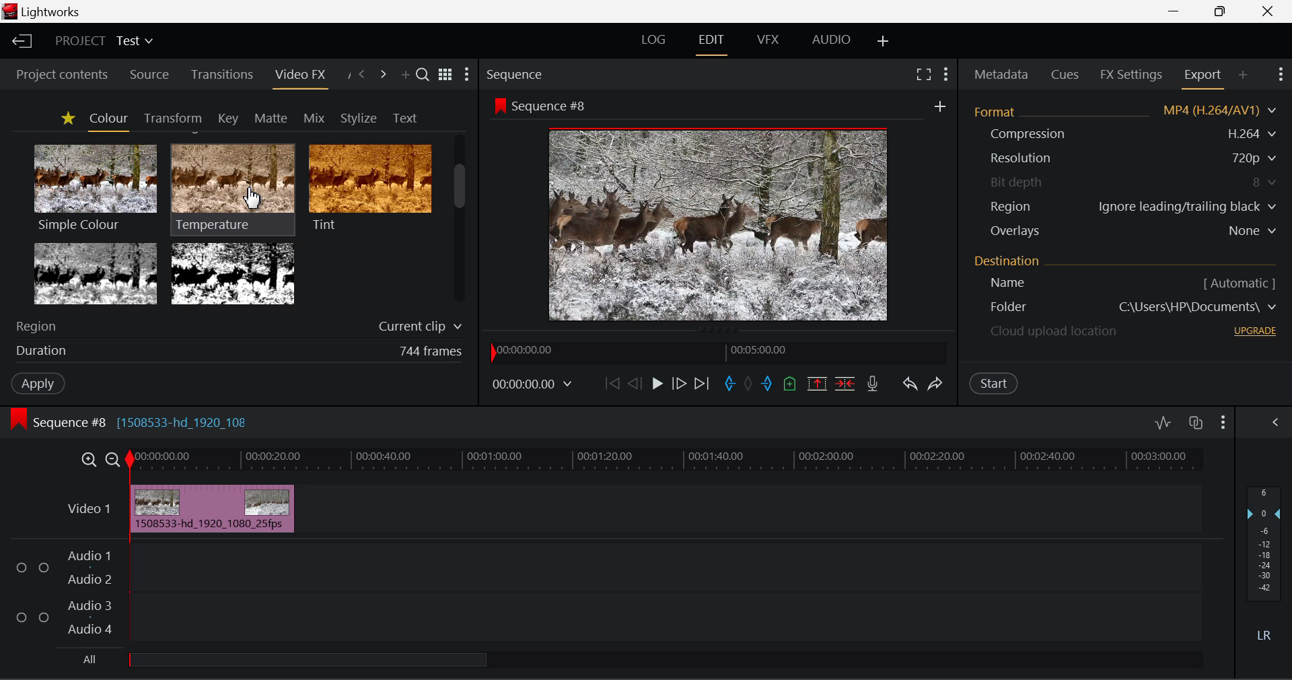 This screenshot has height=680, width=1292. I want to click on Sequence Preview Section, so click(517, 76).